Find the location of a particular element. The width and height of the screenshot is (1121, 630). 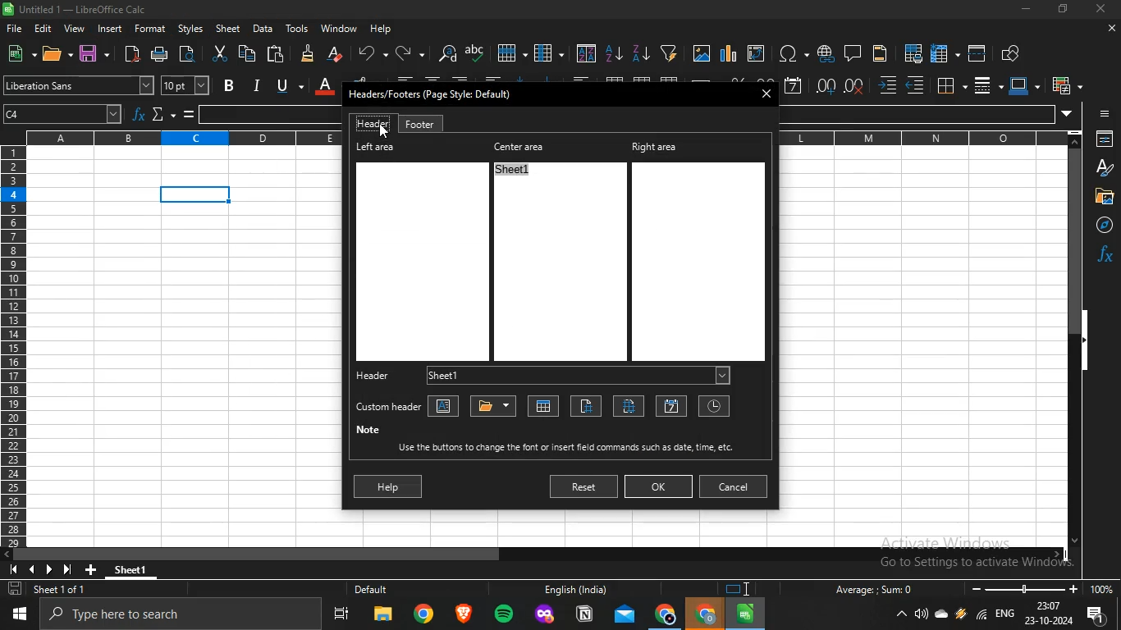

clear direct formatting is located at coordinates (336, 53).